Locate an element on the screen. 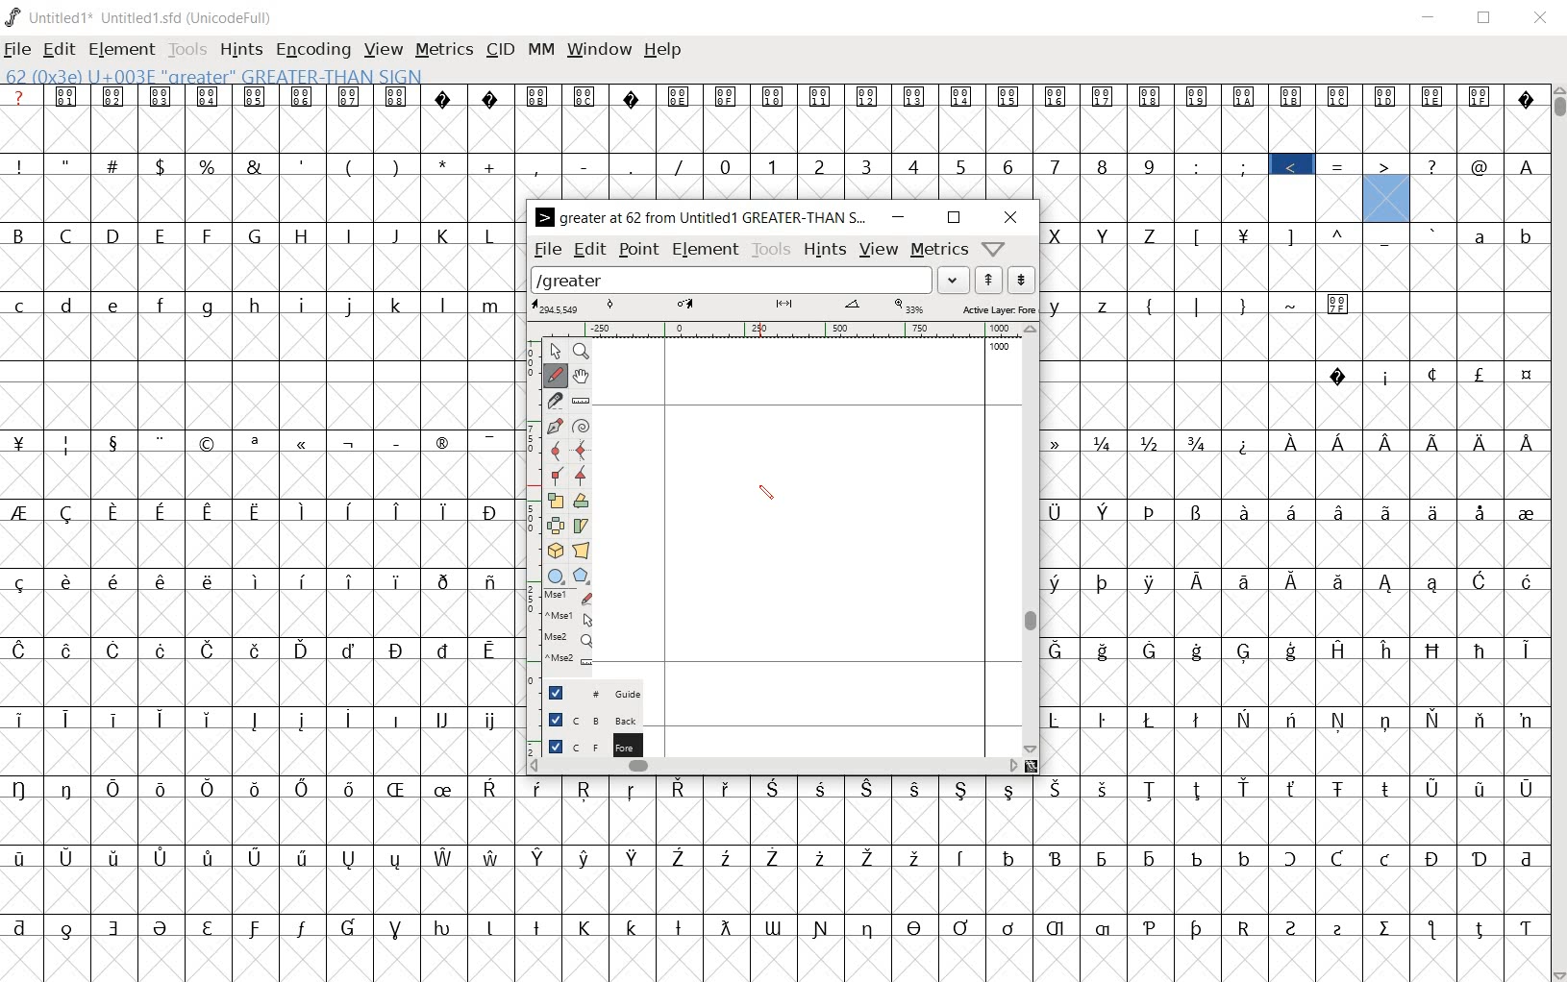 This screenshot has width=1567, height=982. restore down is located at coordinates (954, 217).